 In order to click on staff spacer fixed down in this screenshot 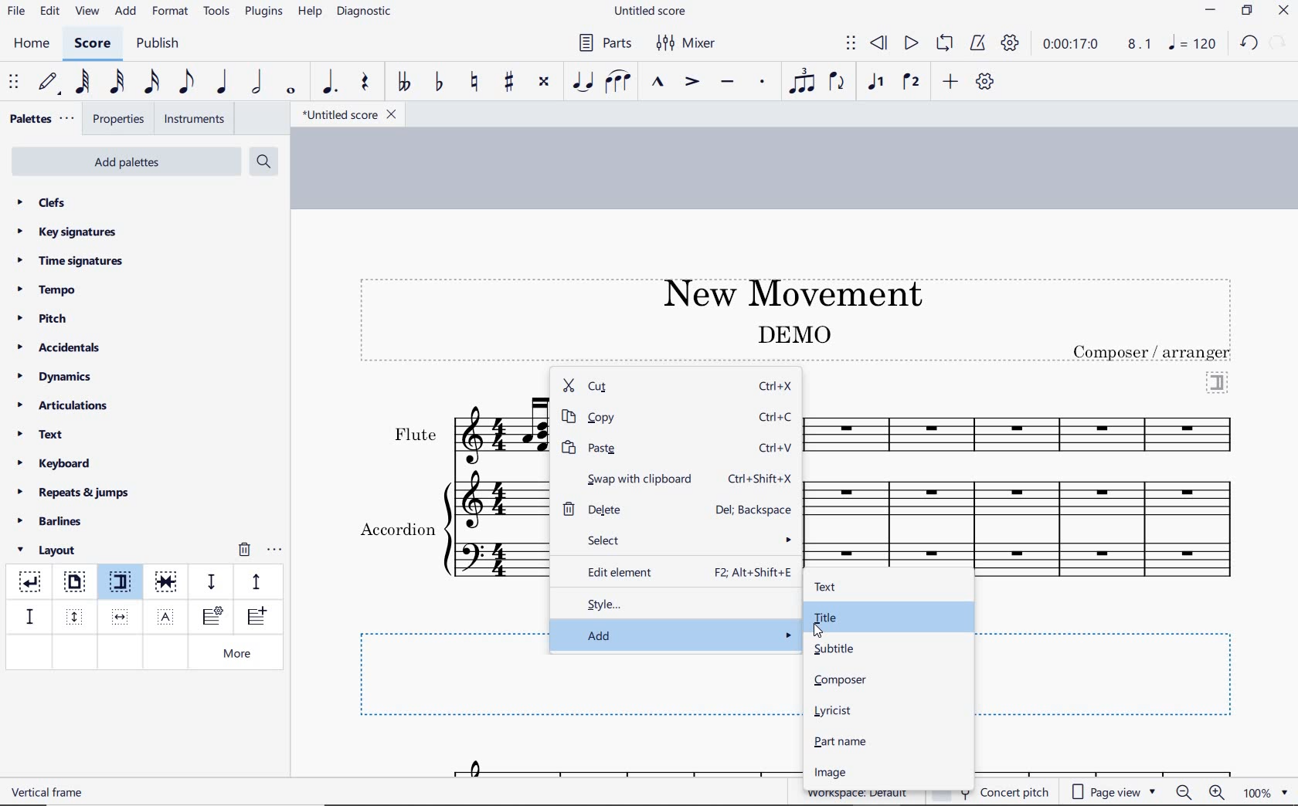, I will do `click(28, 616)`.